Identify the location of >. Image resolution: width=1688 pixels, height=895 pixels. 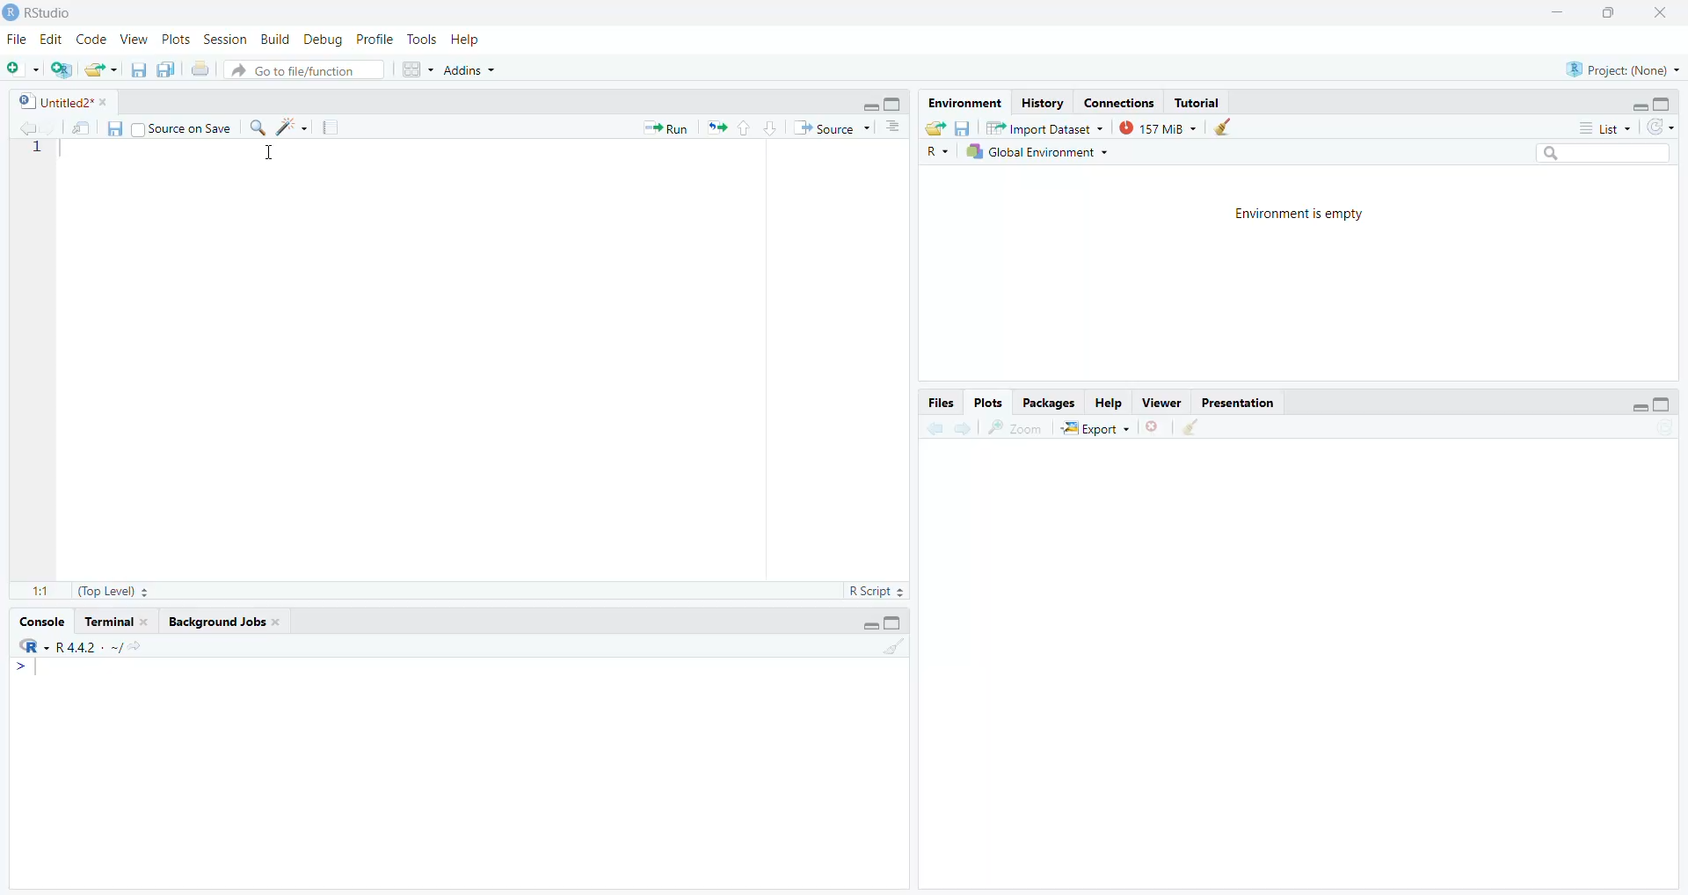
(20, 667).